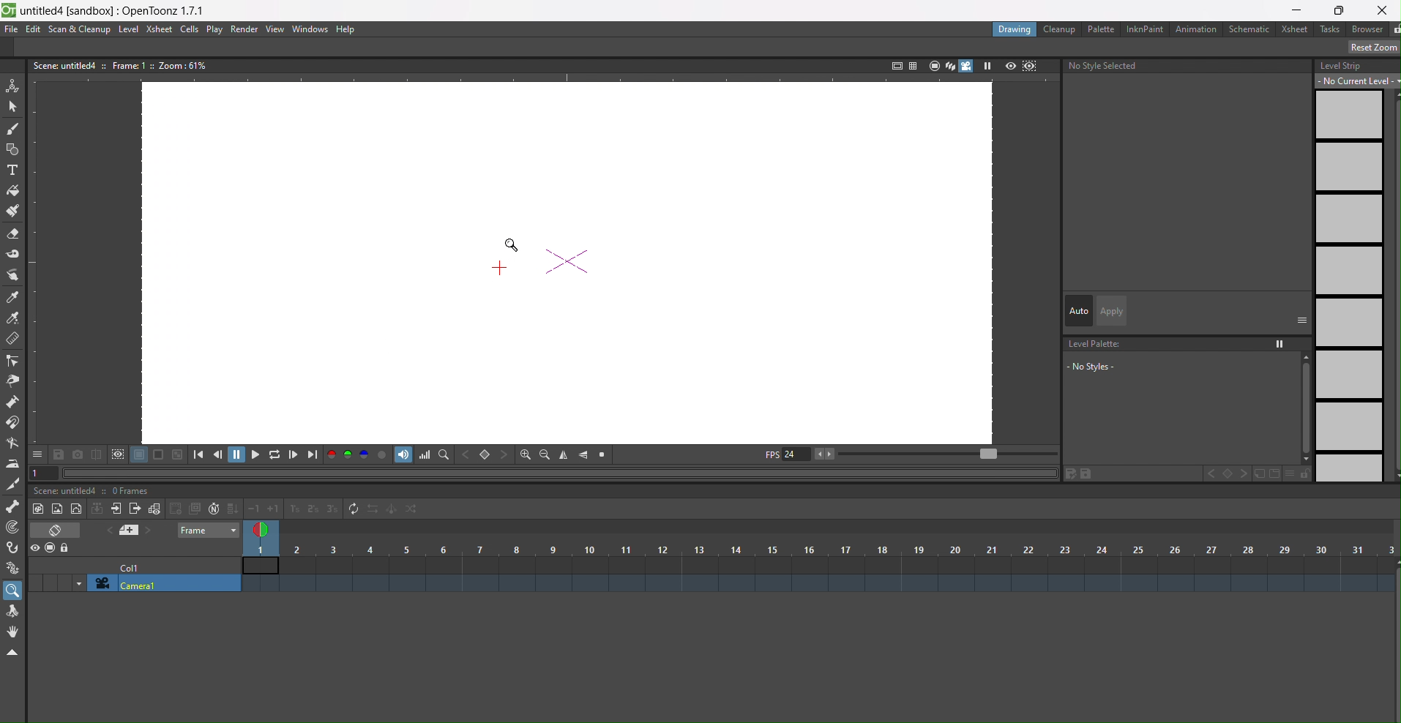  What do you see at coordinates (129, 29) in the screenshot?
I see `level` at bounding box center [129, 29].